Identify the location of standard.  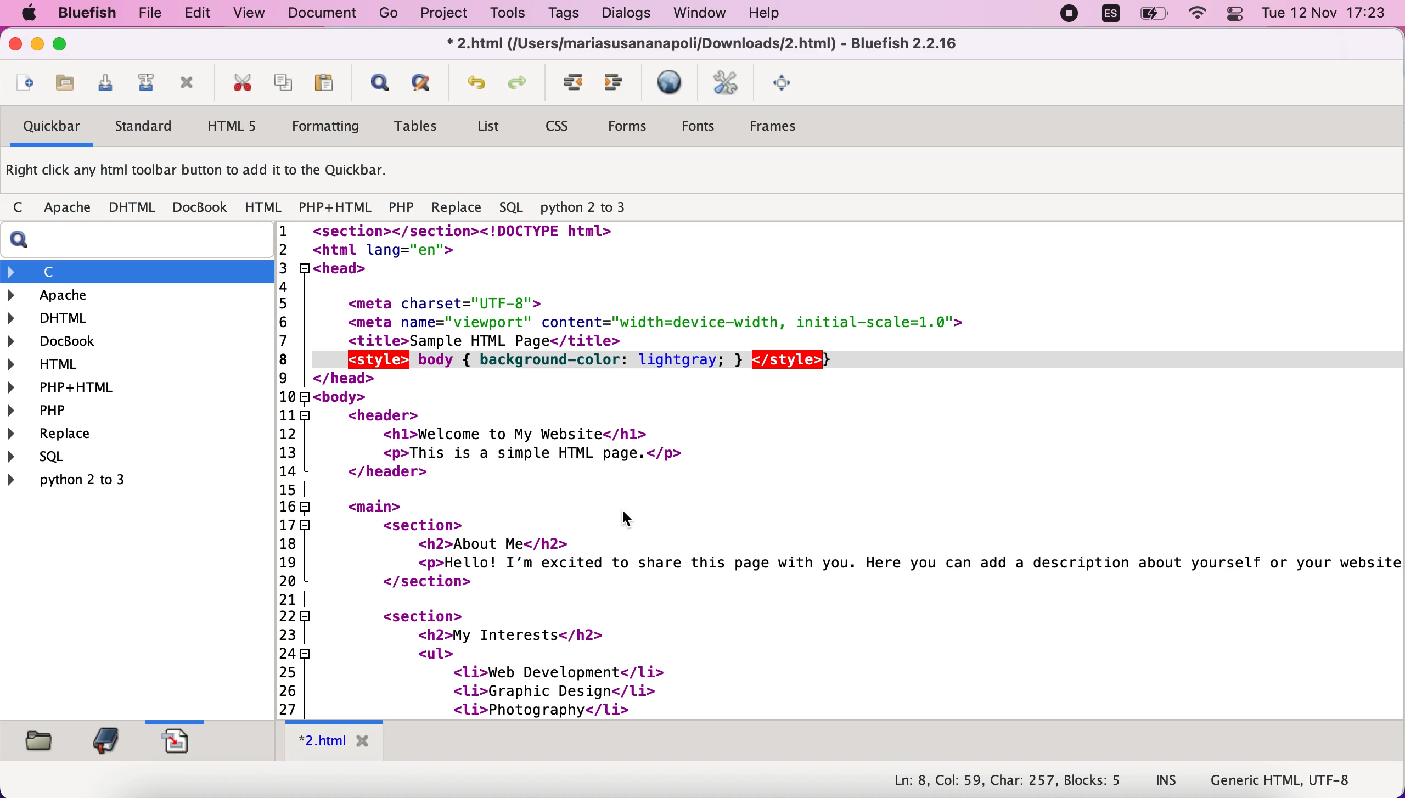
(152, 124).